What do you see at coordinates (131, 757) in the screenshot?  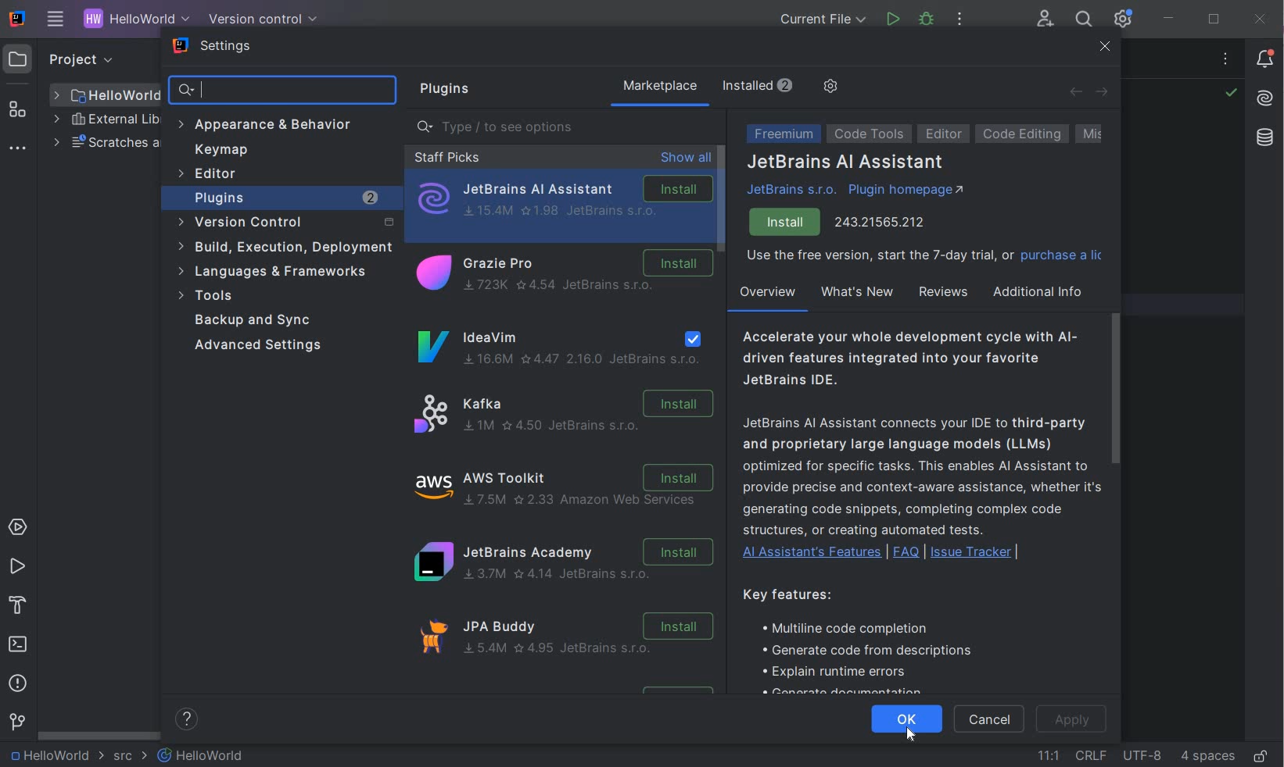 I see `SRC` at bounding box center [131, 757].